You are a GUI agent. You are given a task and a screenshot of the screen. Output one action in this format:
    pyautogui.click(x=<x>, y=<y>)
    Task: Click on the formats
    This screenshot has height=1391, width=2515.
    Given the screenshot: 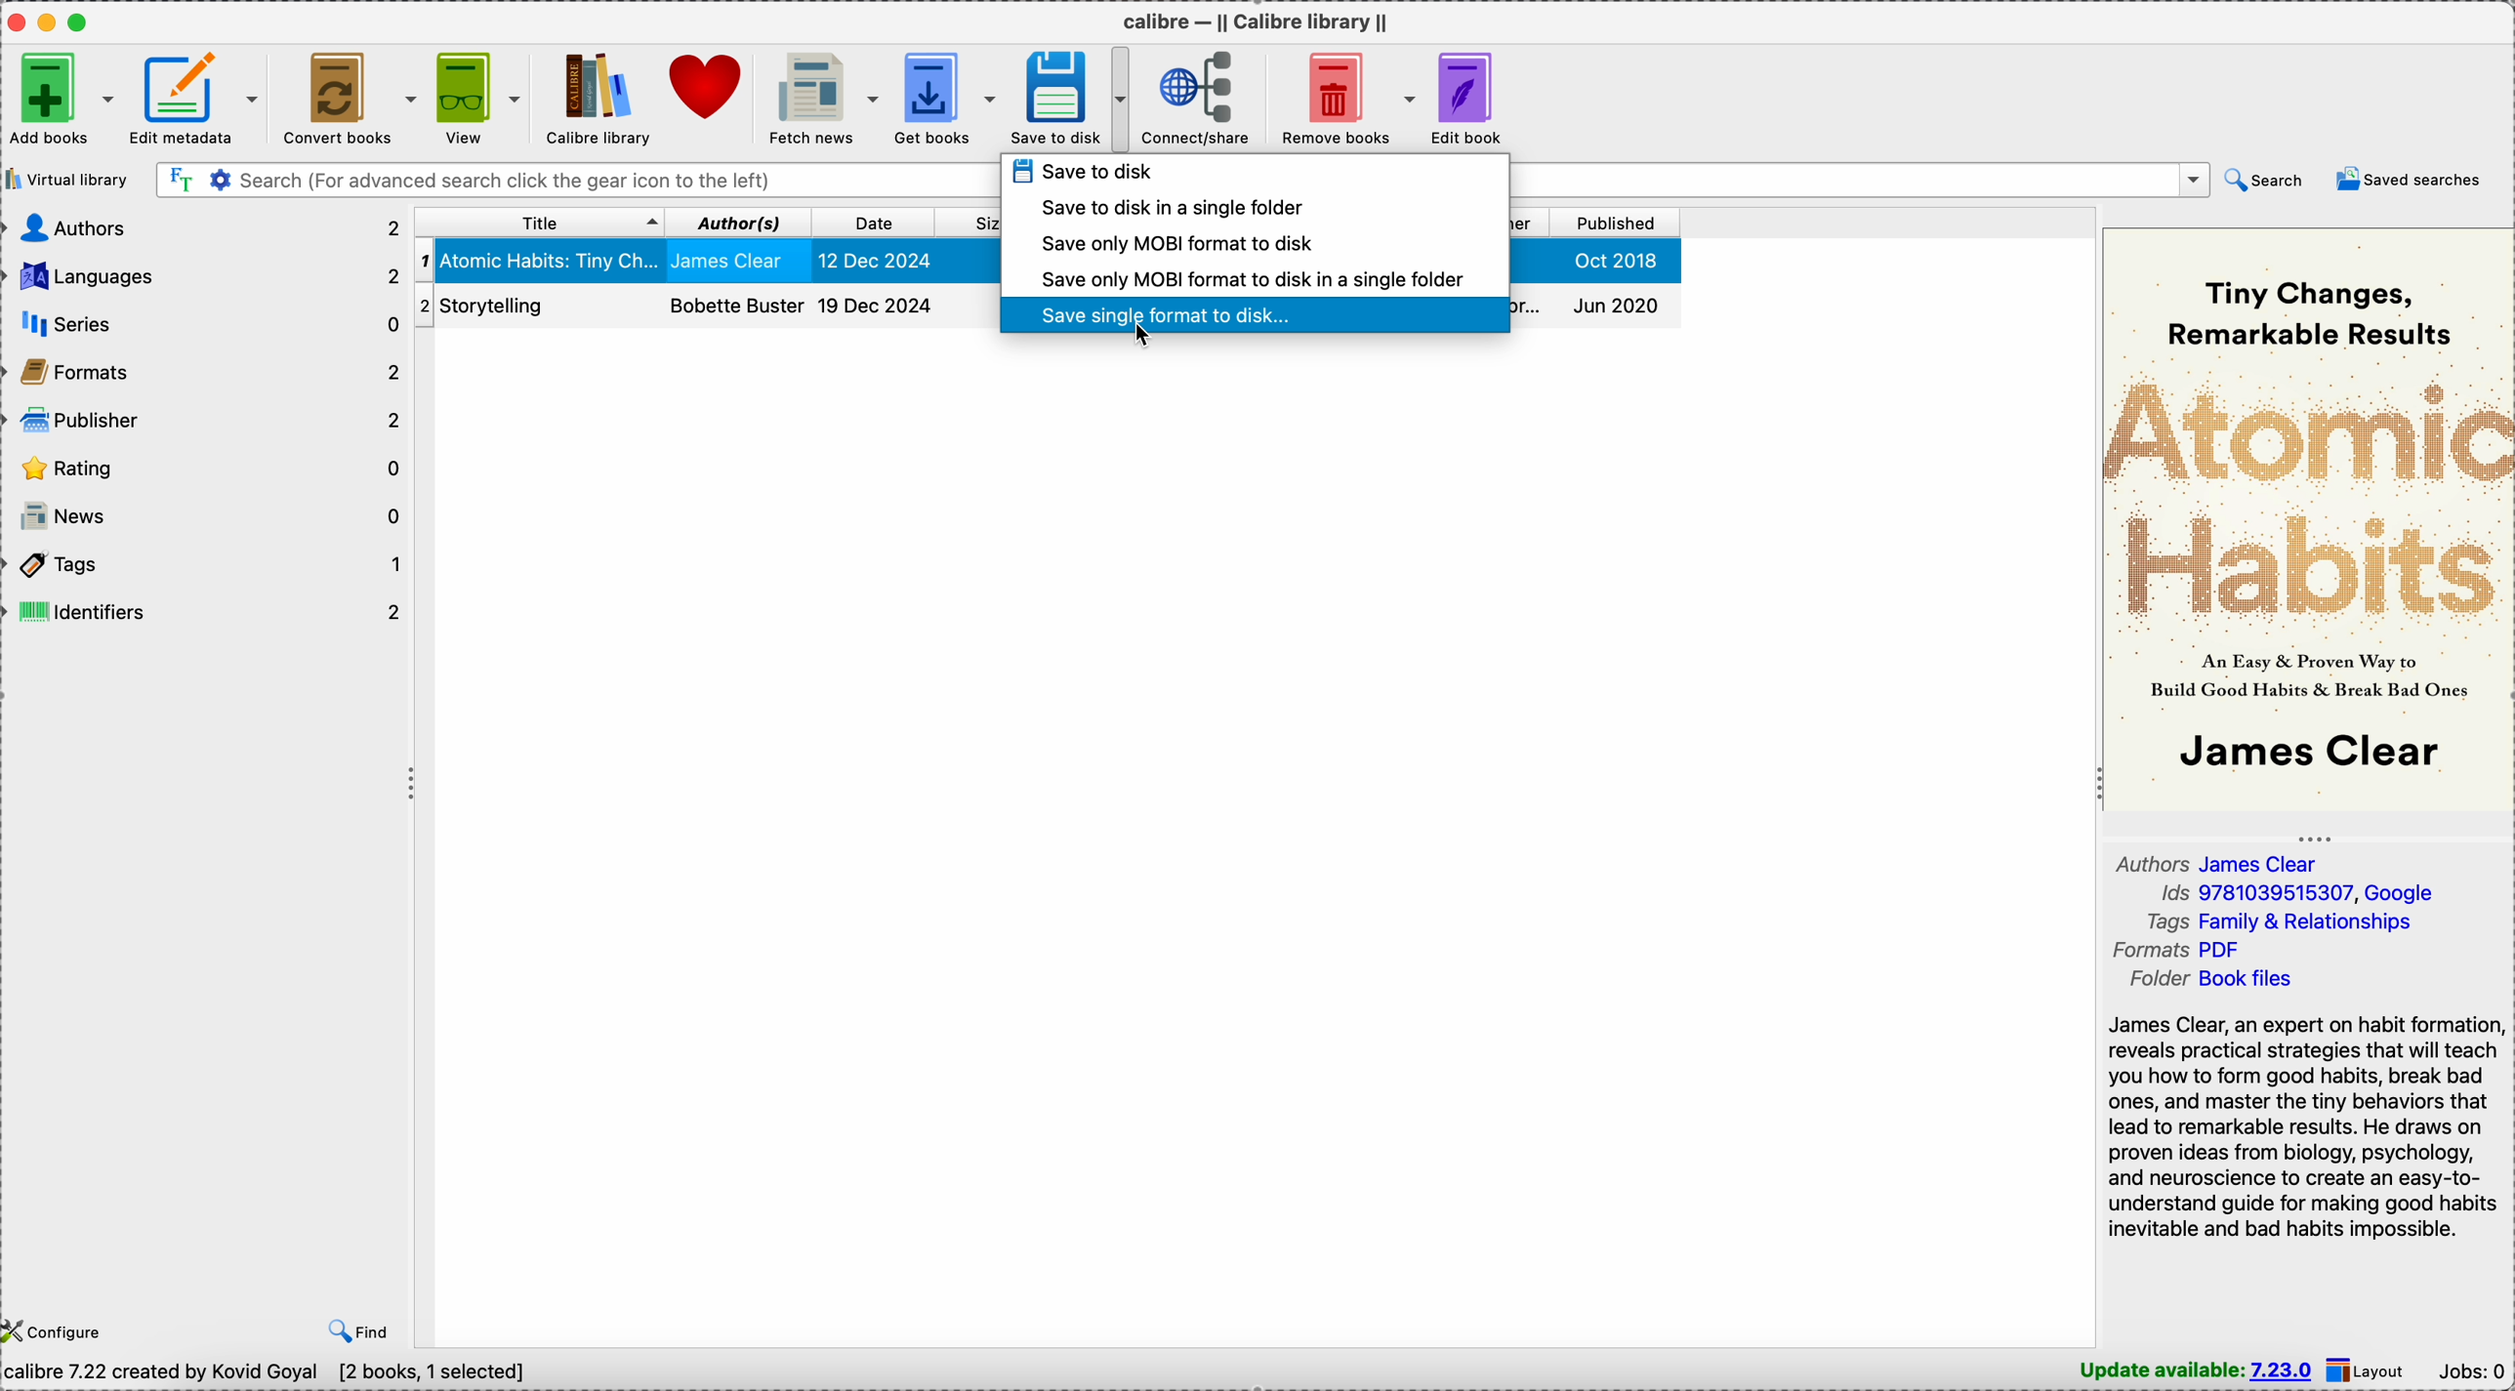 What is the action you would take?
    pyautogui.click(x=209, y=376)
    